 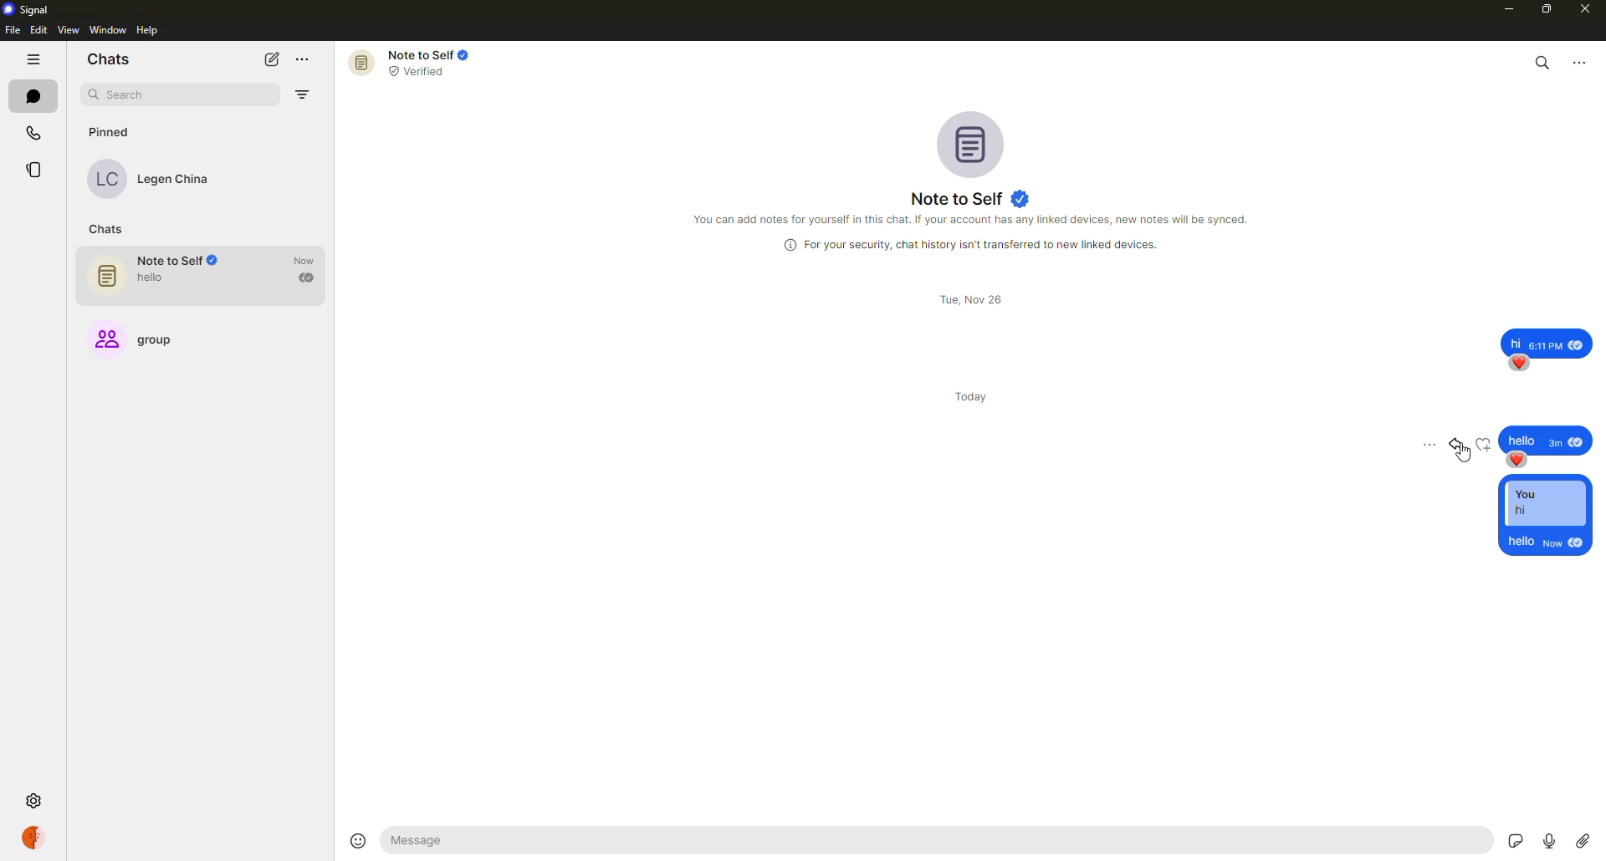 What do you see at coordinates (977, 395) in the screenshot?
I see `day` at bounding box center [977, 395].